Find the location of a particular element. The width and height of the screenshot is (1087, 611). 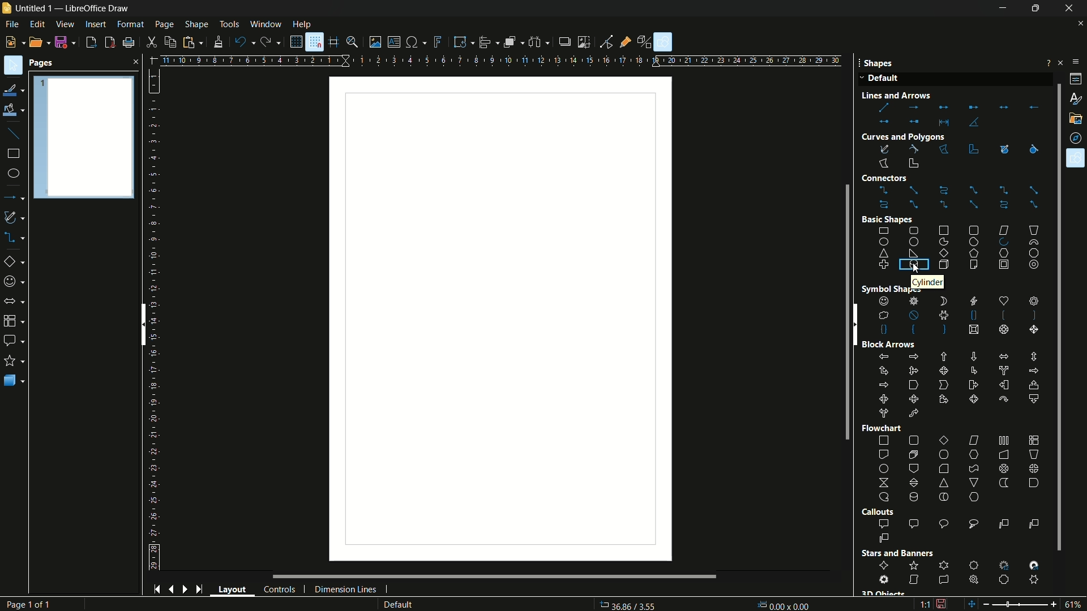

next page is located at coordinates (185, 590).